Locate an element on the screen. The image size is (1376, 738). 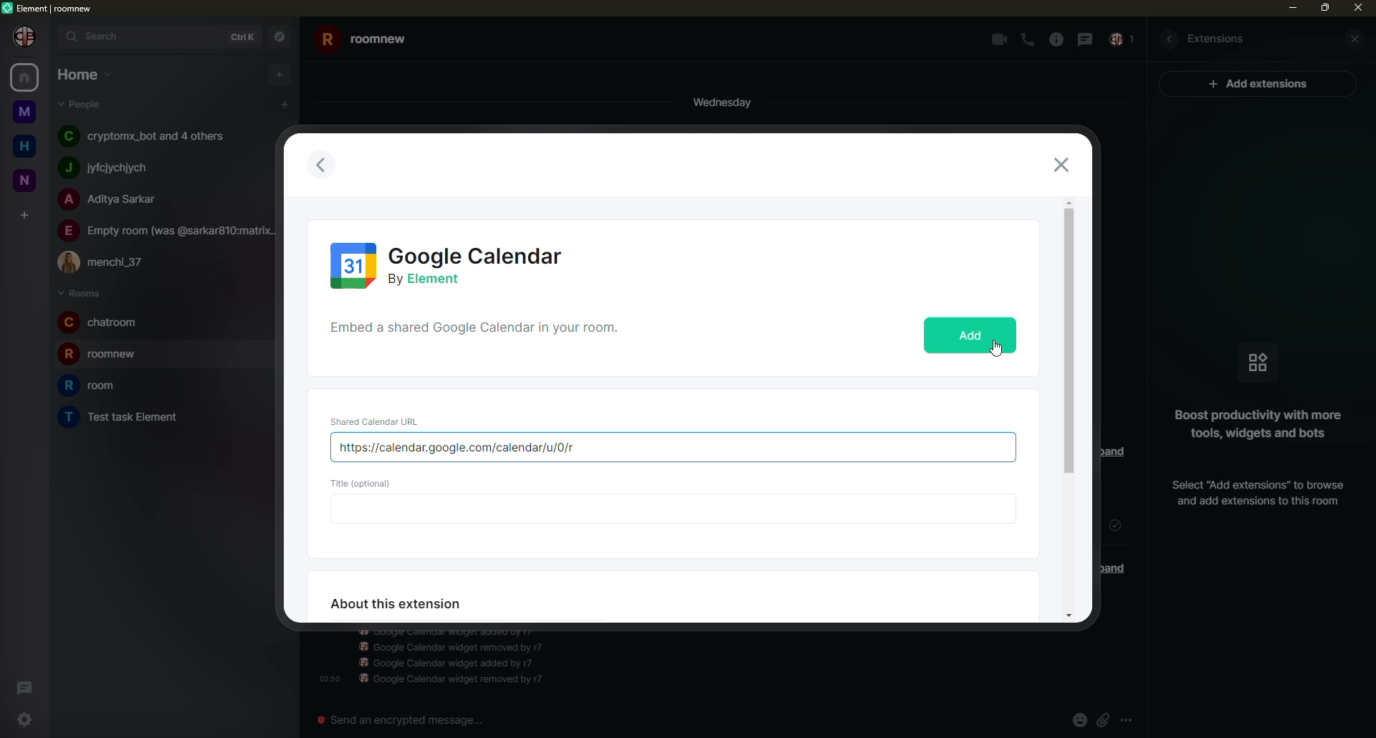
add extension info is located at coordinates (1255, 493).